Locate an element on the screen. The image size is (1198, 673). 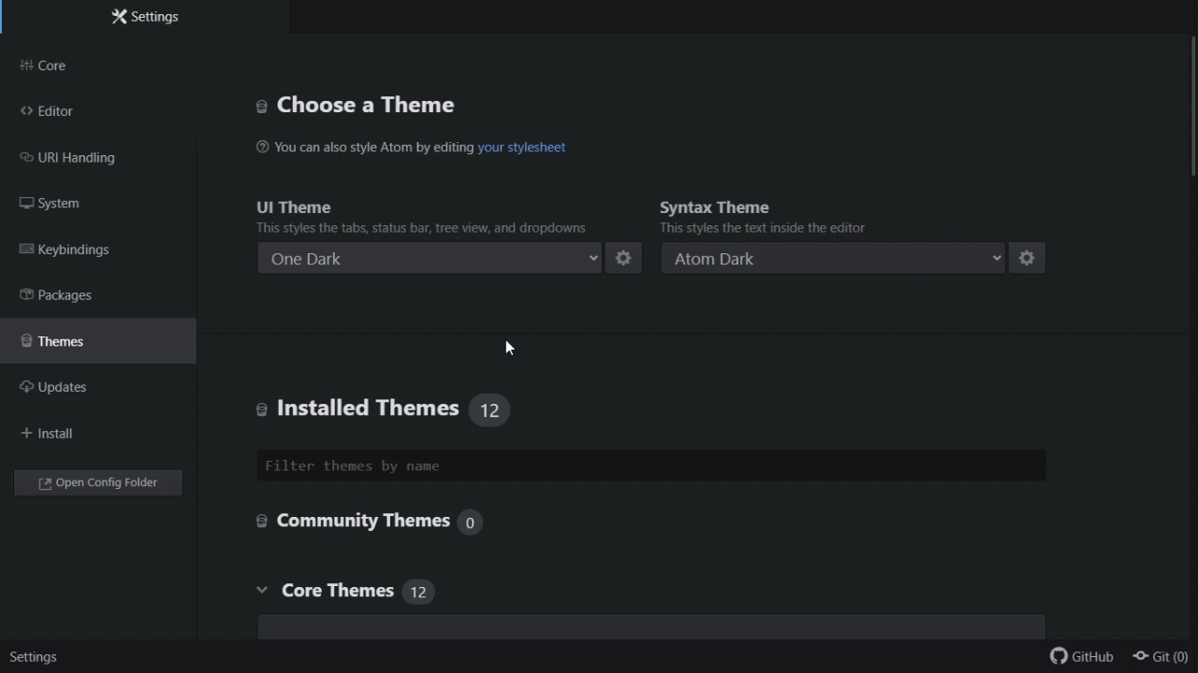
Syntax theme is located at coordinates (822, 220).